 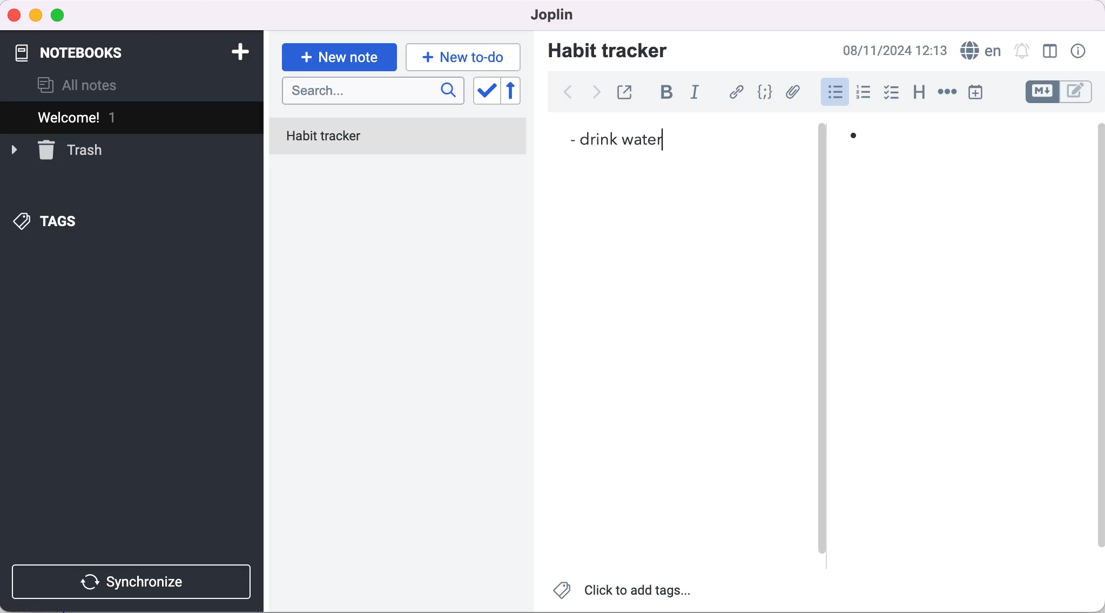 What do you see at coordinates (615, 137) in the screenshot?
I see `- drink water` at bounding box center [615, 137].